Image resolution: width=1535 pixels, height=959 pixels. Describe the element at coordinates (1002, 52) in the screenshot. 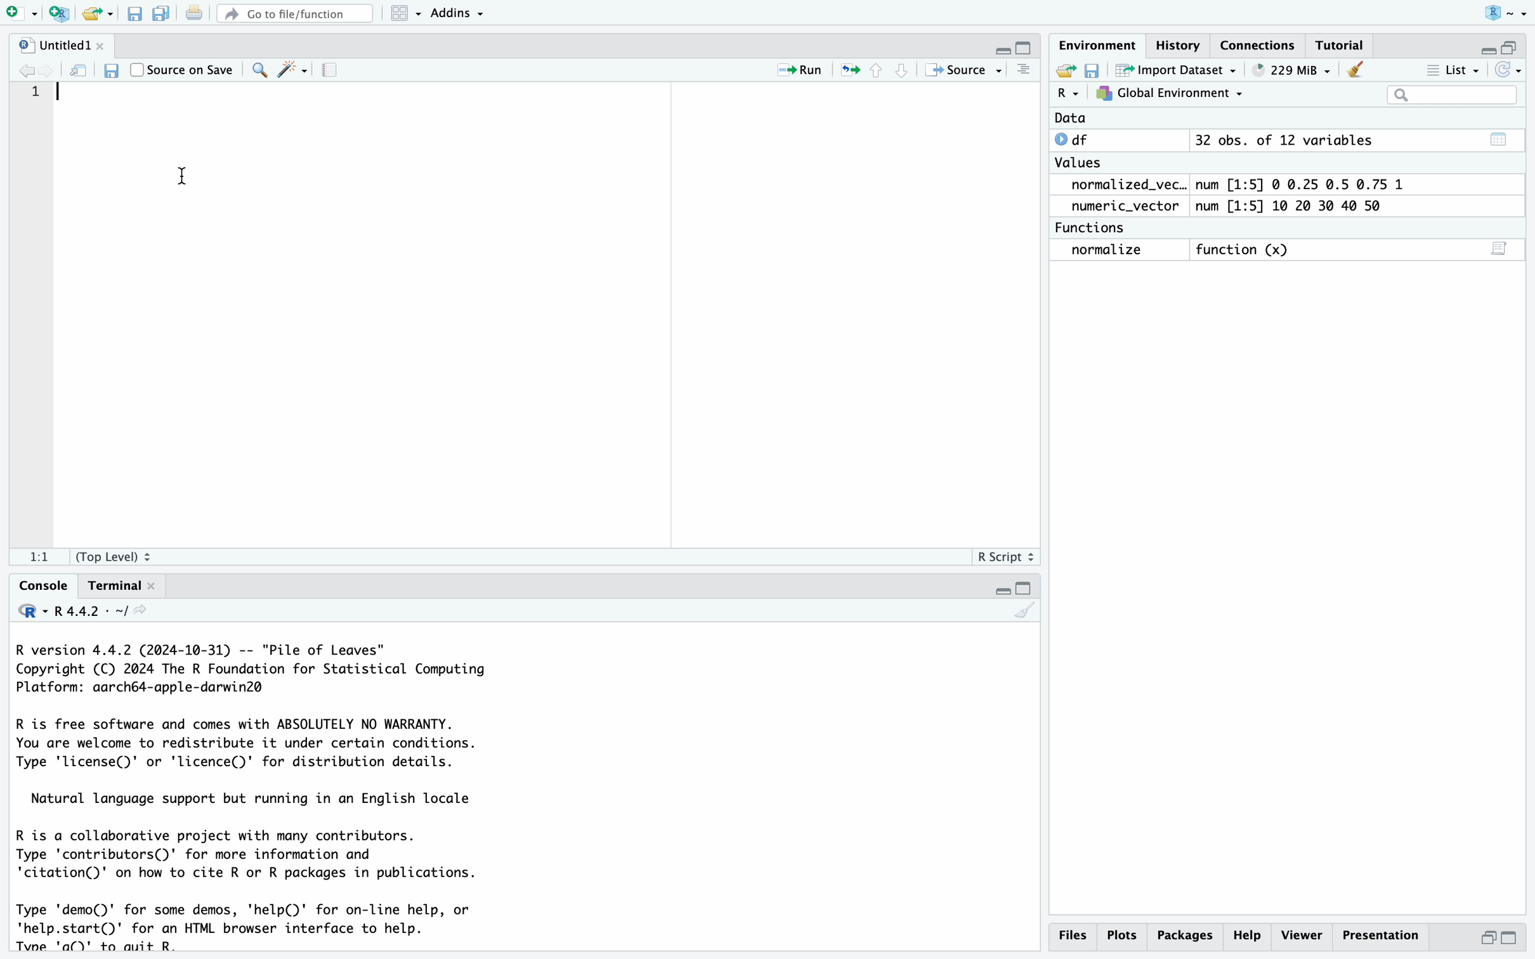

I see `minimize` at that location.